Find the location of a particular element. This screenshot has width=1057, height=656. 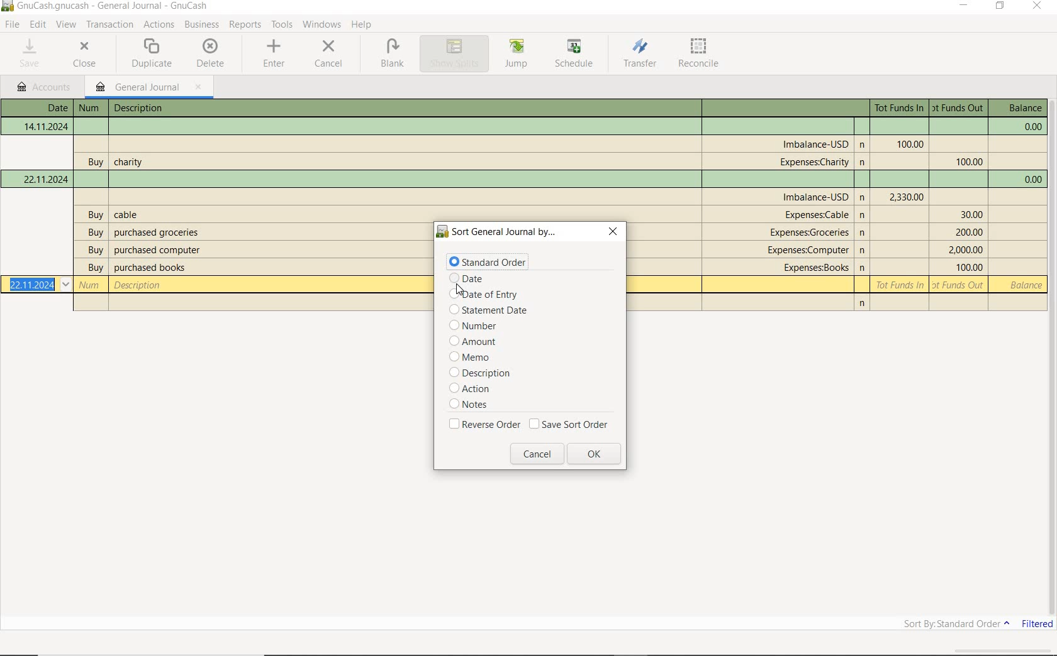

n is located at coordinates (864, 234).